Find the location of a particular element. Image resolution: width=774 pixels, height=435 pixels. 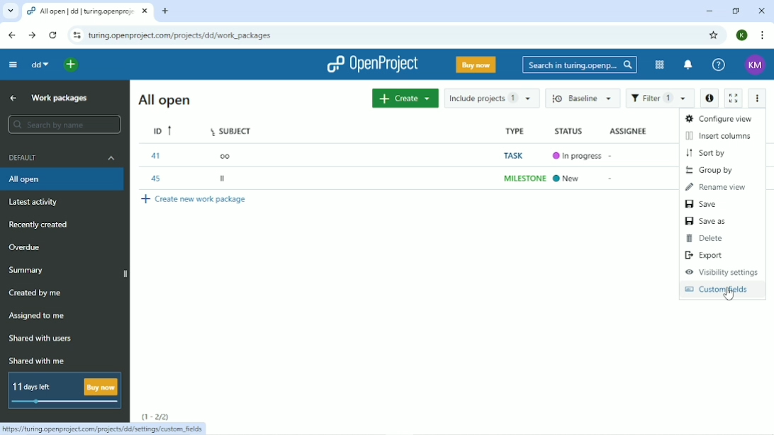

Assigned to me is located at coordinates (38, 316).